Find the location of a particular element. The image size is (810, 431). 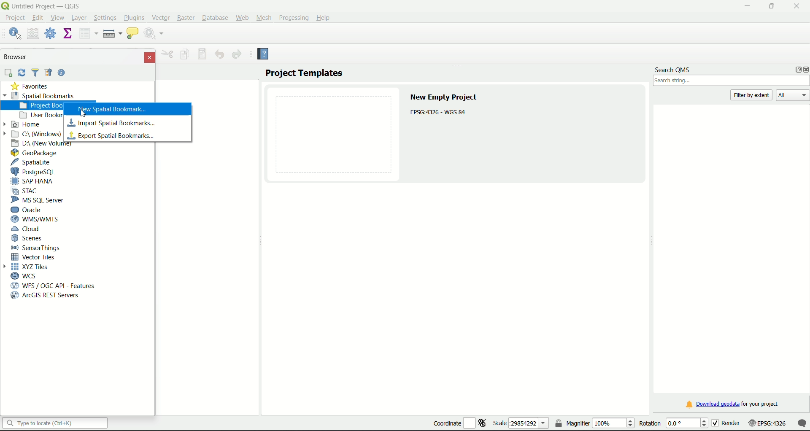

Help is located at coordinates (62, 73).